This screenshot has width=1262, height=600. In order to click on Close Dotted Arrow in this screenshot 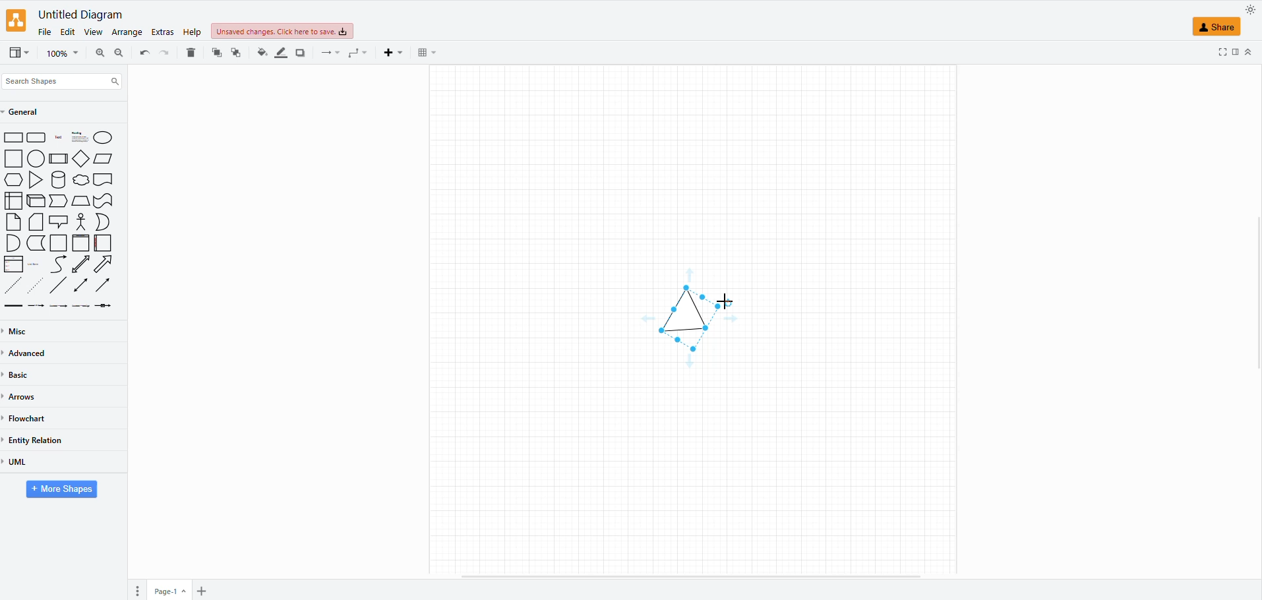, I will do `click(13, 285)`.